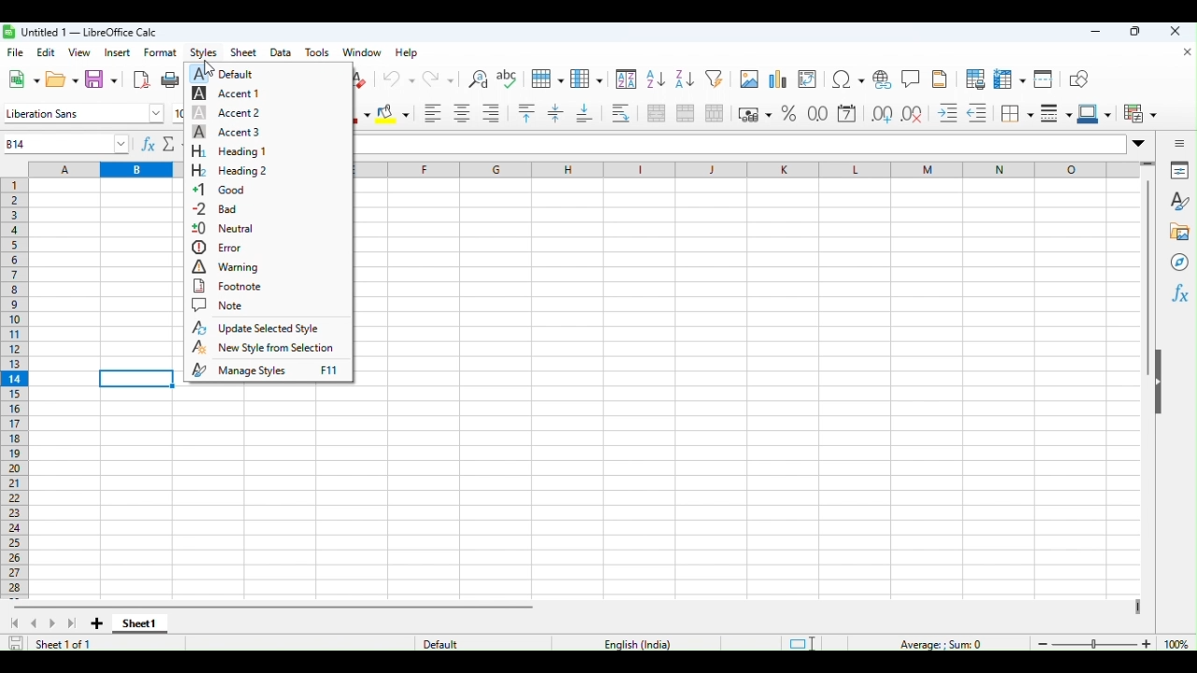 The image size is (1197, 673). I want to click on m, so click(926, 168).